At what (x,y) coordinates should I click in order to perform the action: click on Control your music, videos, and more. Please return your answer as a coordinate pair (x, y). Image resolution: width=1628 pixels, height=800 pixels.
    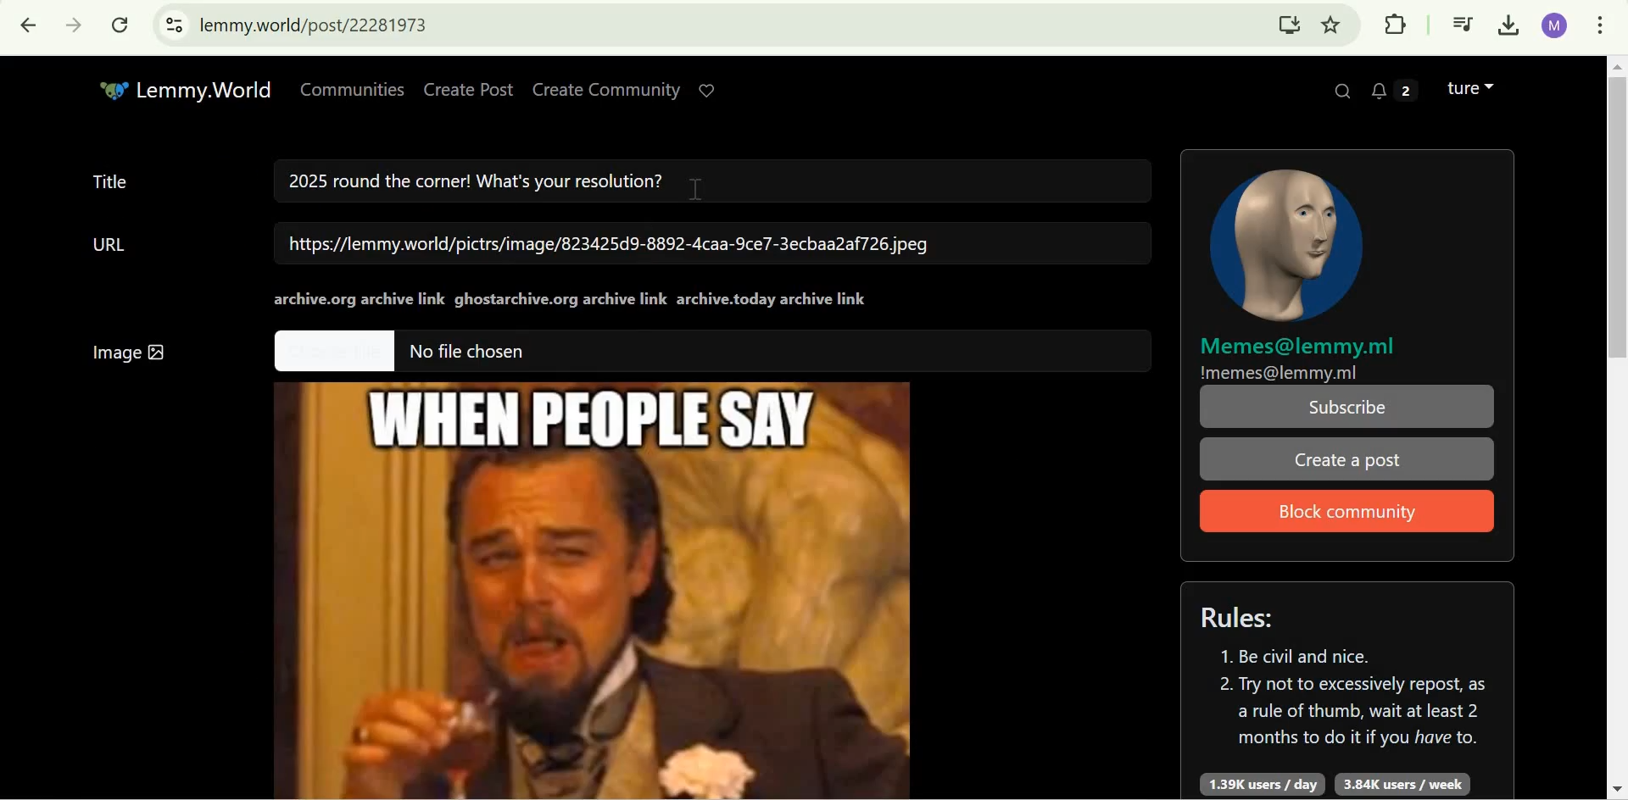
    Looking at the image, I should click on (1464, 26).